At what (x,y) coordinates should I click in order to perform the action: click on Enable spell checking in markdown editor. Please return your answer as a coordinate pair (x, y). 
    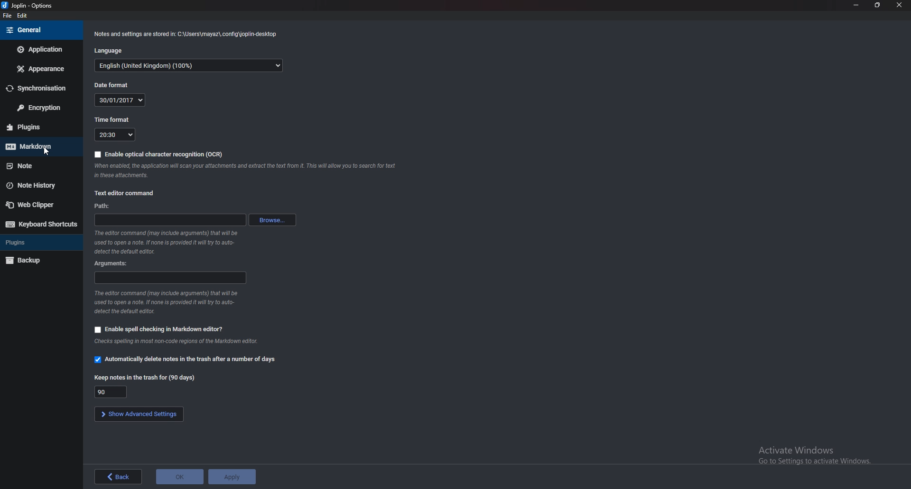
    Looking at the image, I should click on (159, 329).